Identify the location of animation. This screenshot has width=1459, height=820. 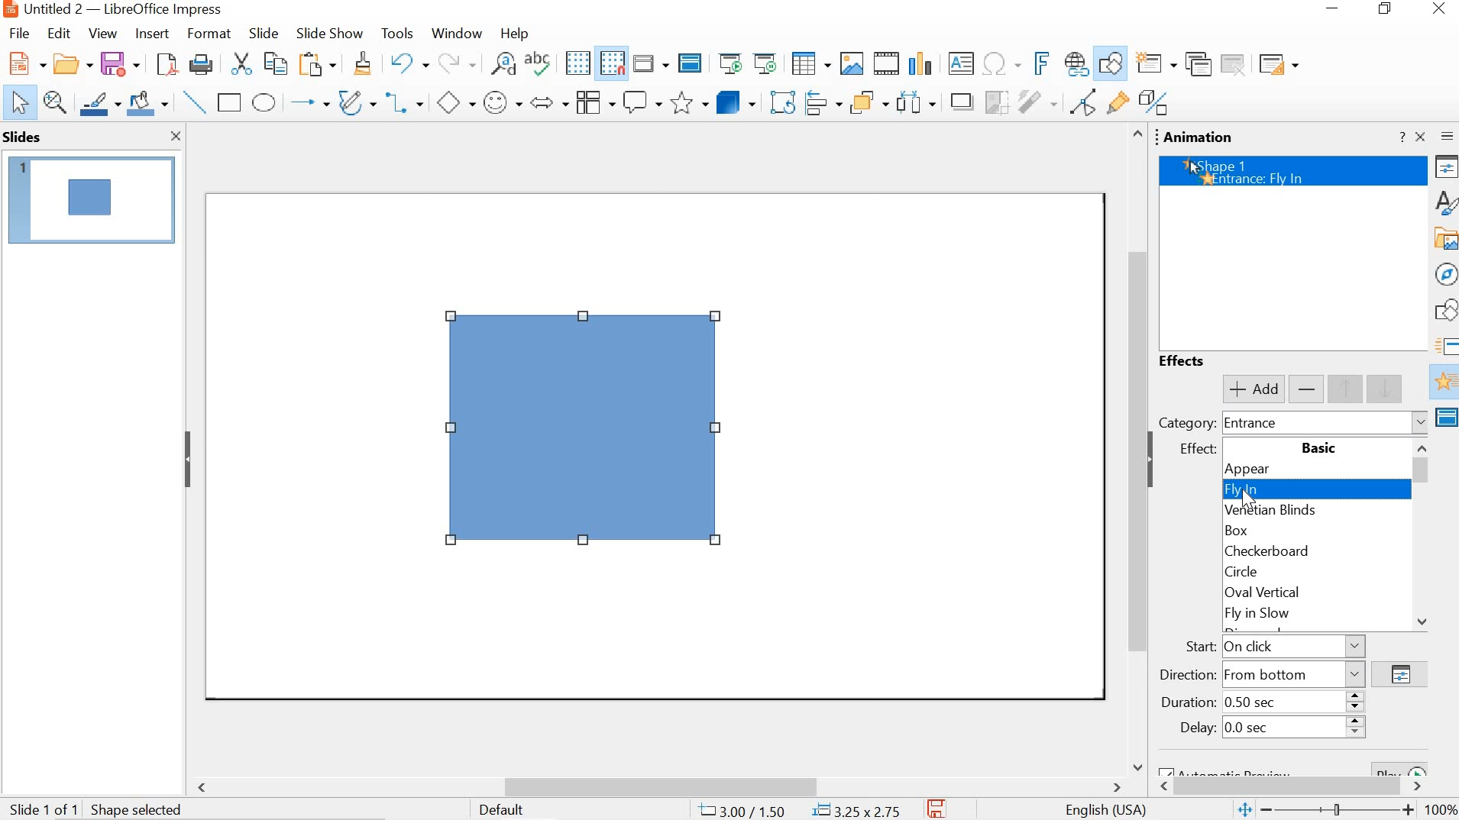
(1444, 383).